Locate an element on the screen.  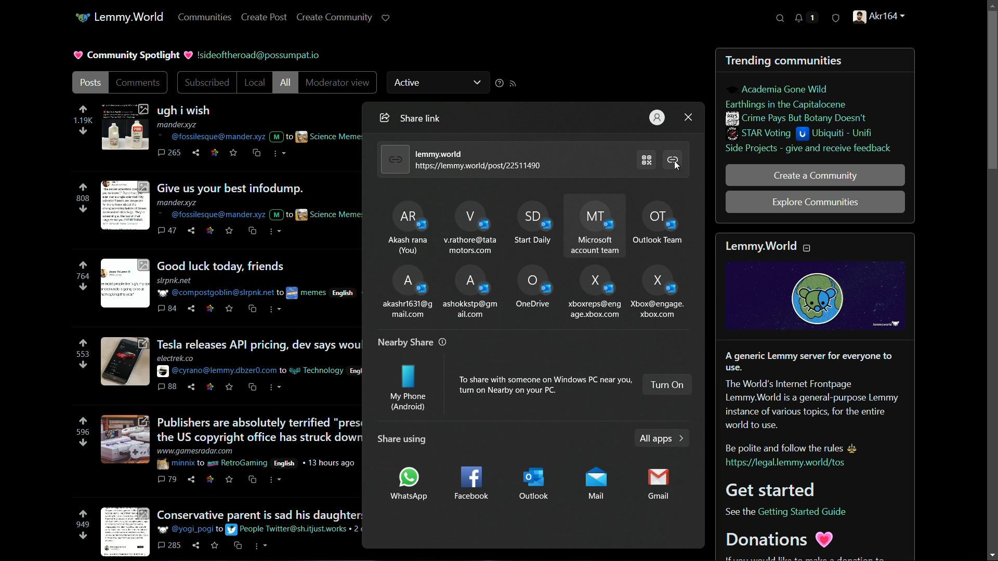
lemmy.world is located at coordinates (761, 245).